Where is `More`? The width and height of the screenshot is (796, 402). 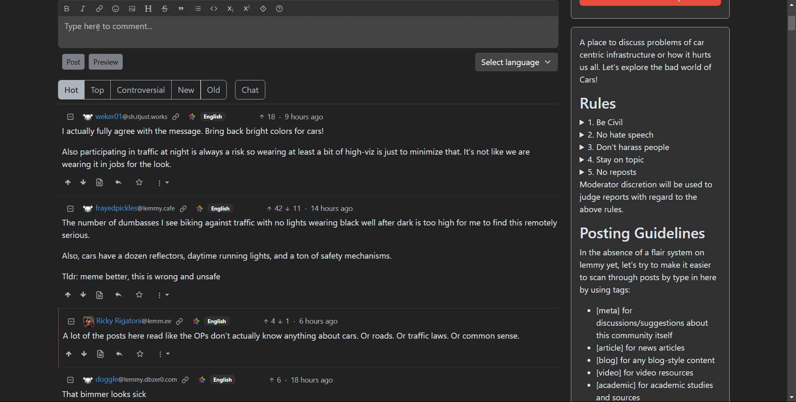
More is located at coordinates (165, 182).